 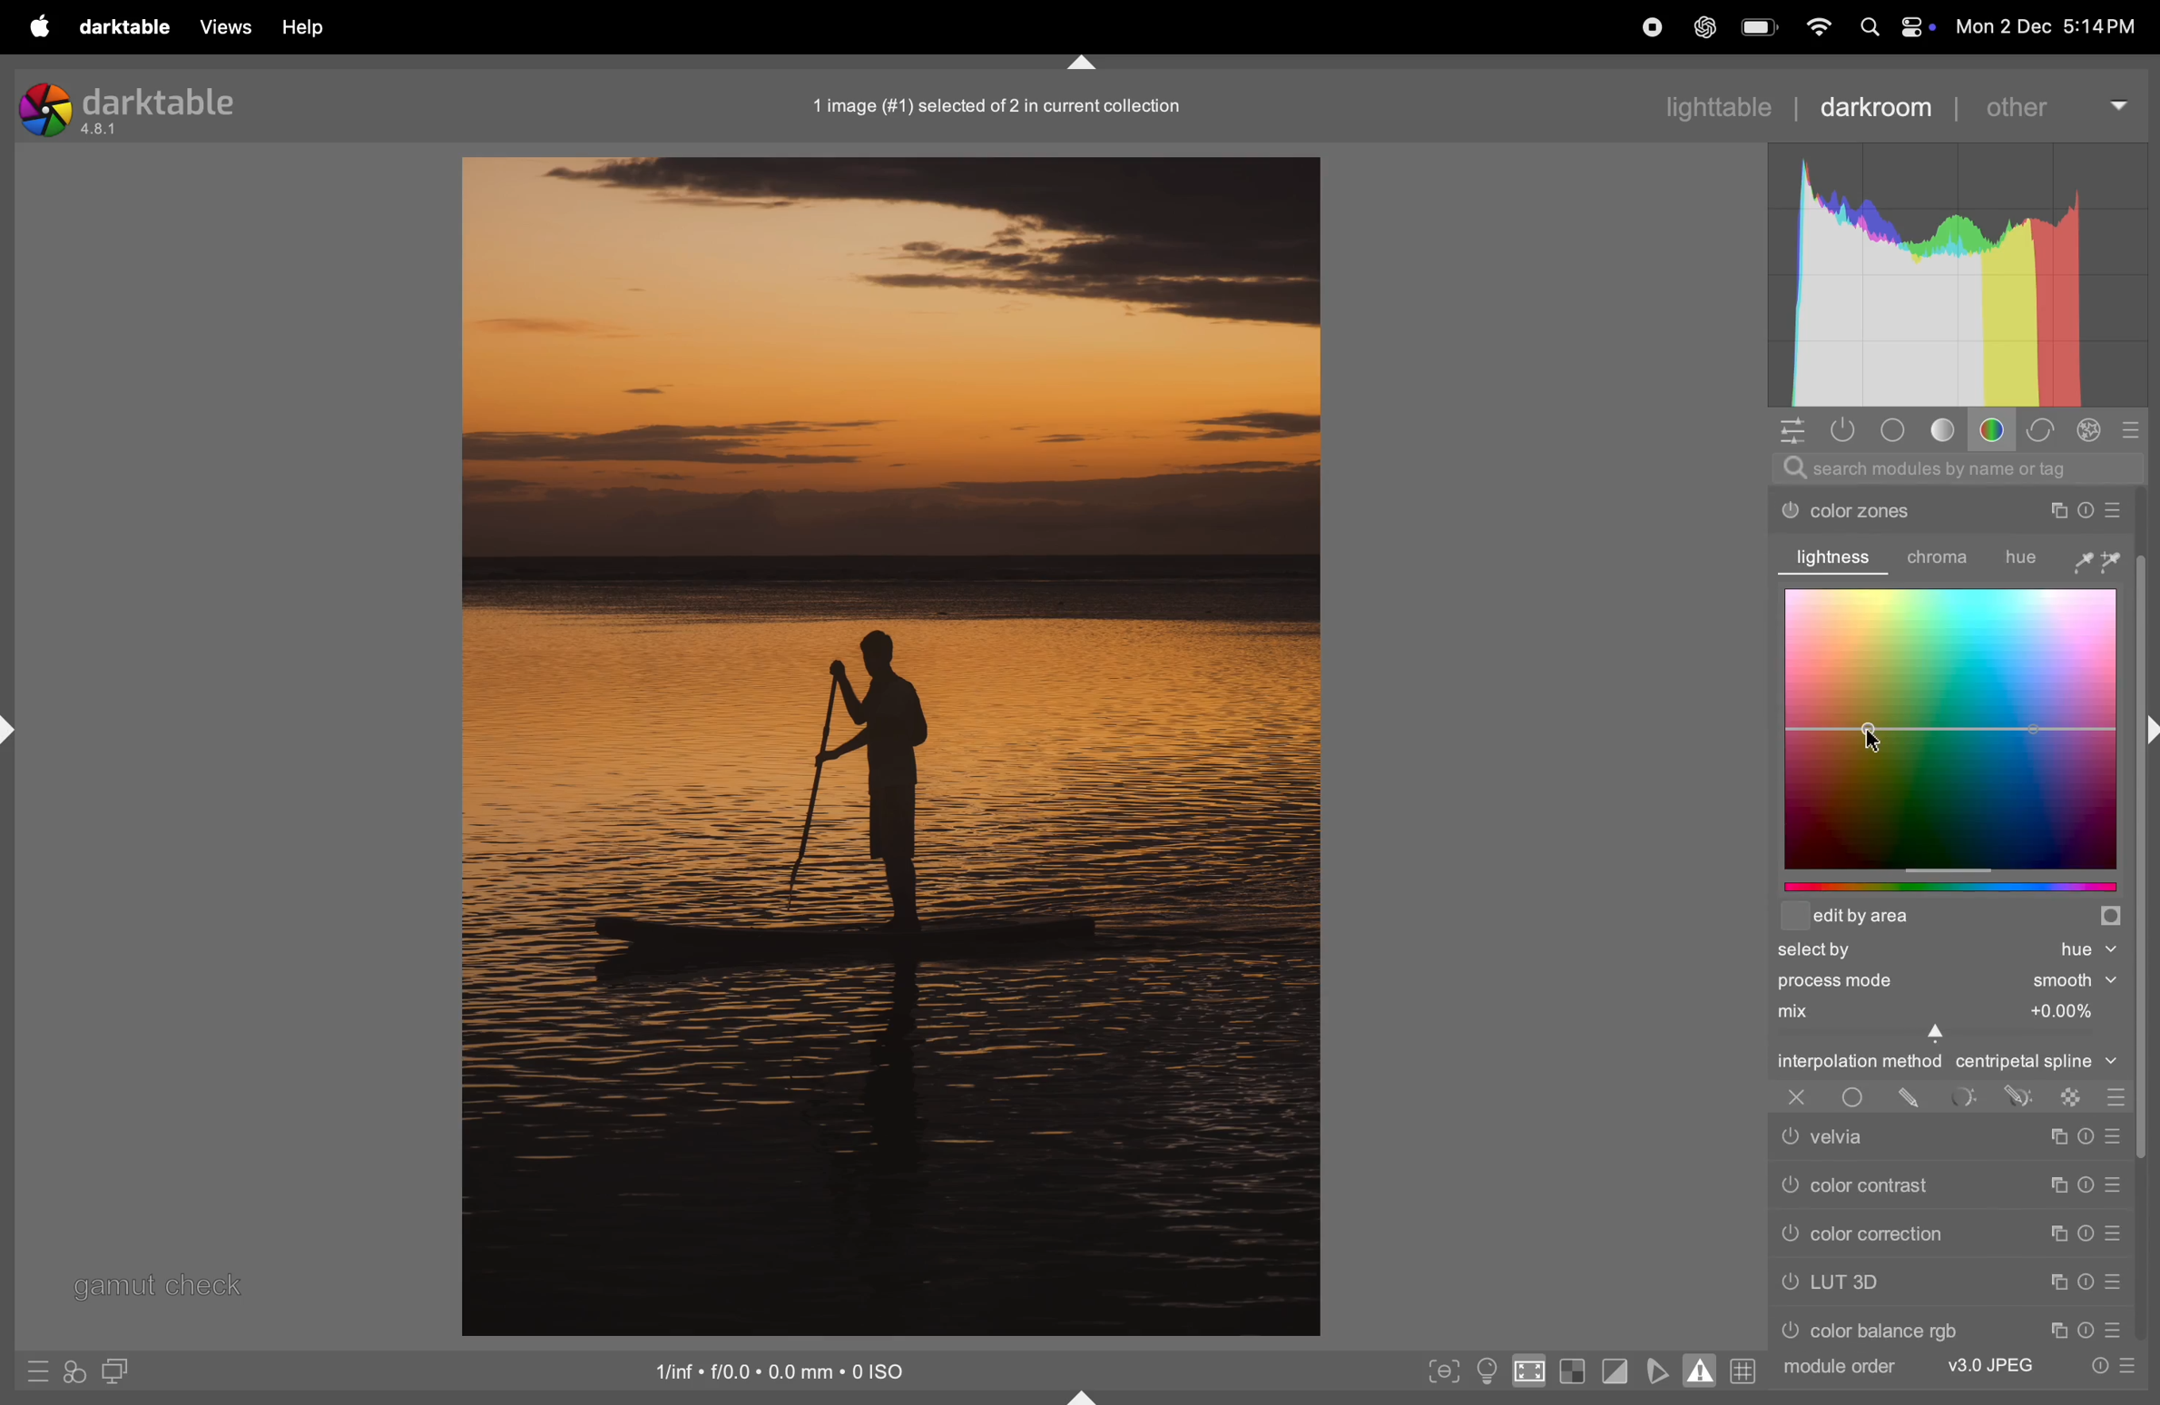 I want to click on toggle peak focusing mode, so click(x=1441, y=1371).